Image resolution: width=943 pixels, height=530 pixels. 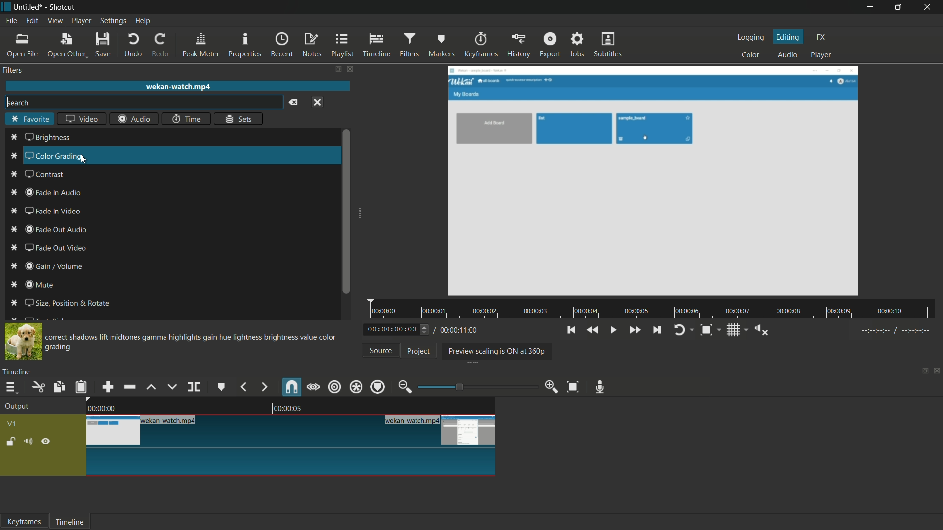 What do you see at coordinates (128, 387) in the screenshot?
I see `ripple delete` at bounding box center [128, 387].